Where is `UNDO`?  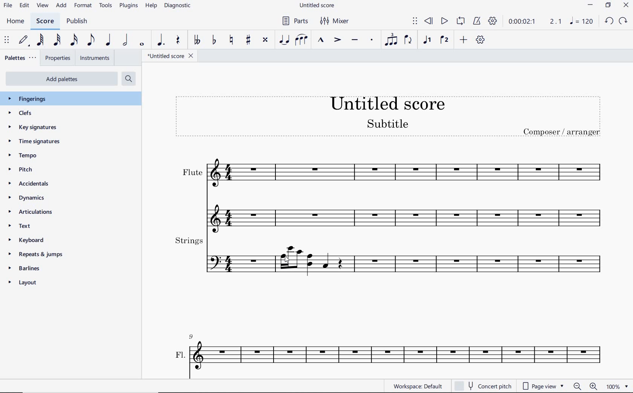
UNDO is located at coordinates (609, 21).